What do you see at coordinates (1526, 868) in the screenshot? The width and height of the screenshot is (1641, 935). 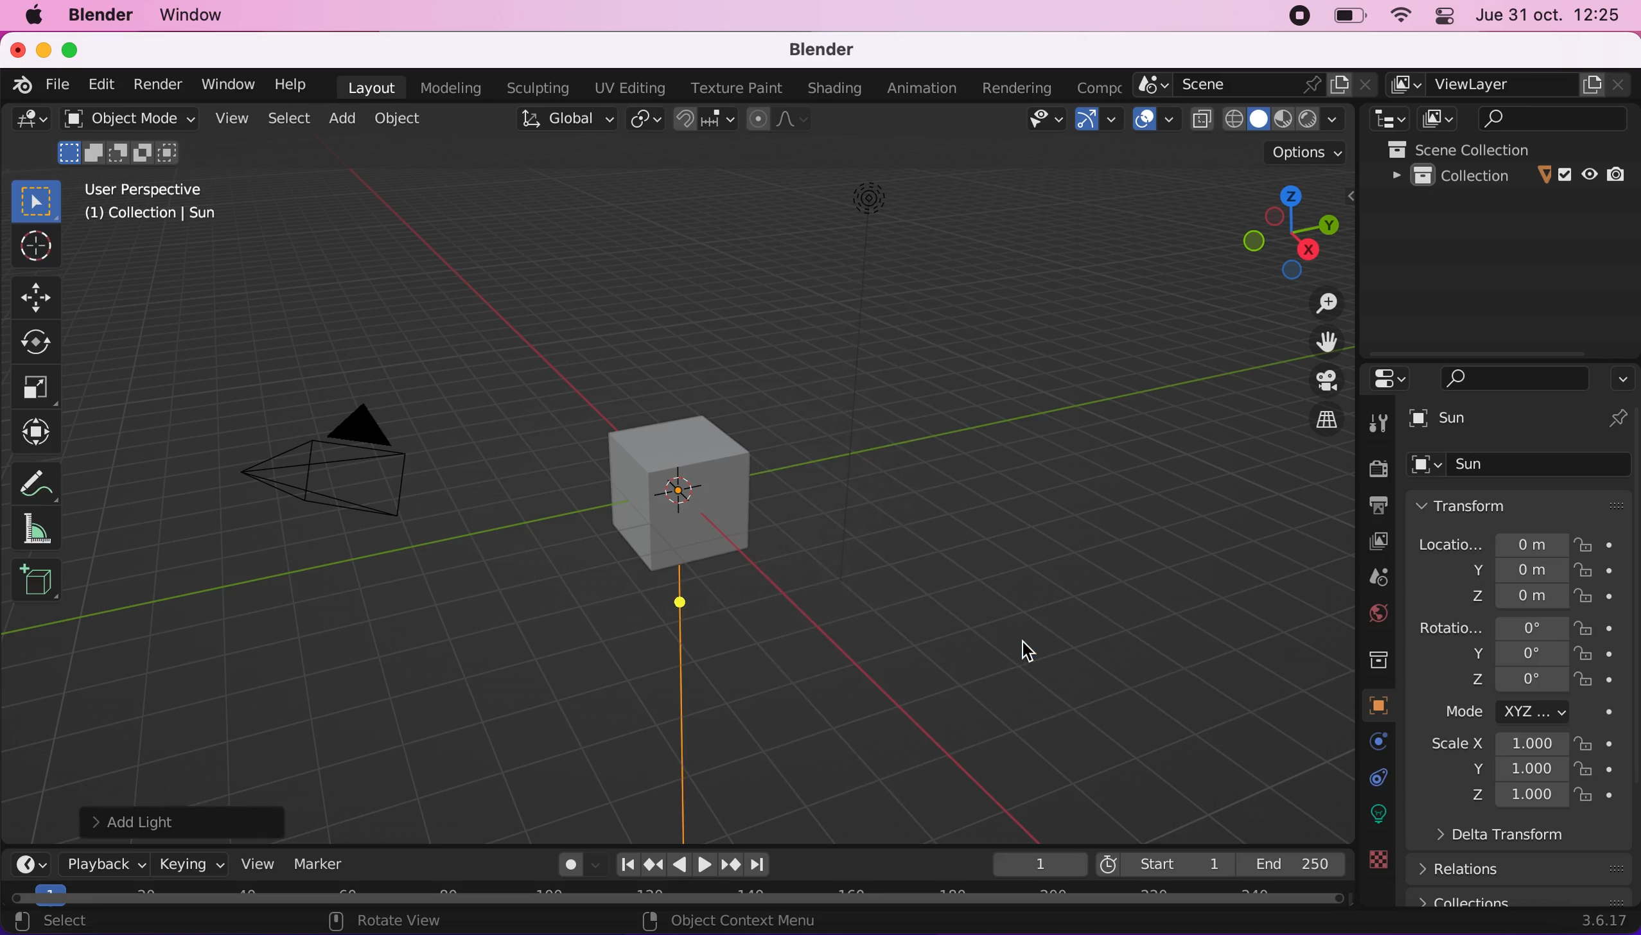 I see `relations` at bounding box center [1526, 868].